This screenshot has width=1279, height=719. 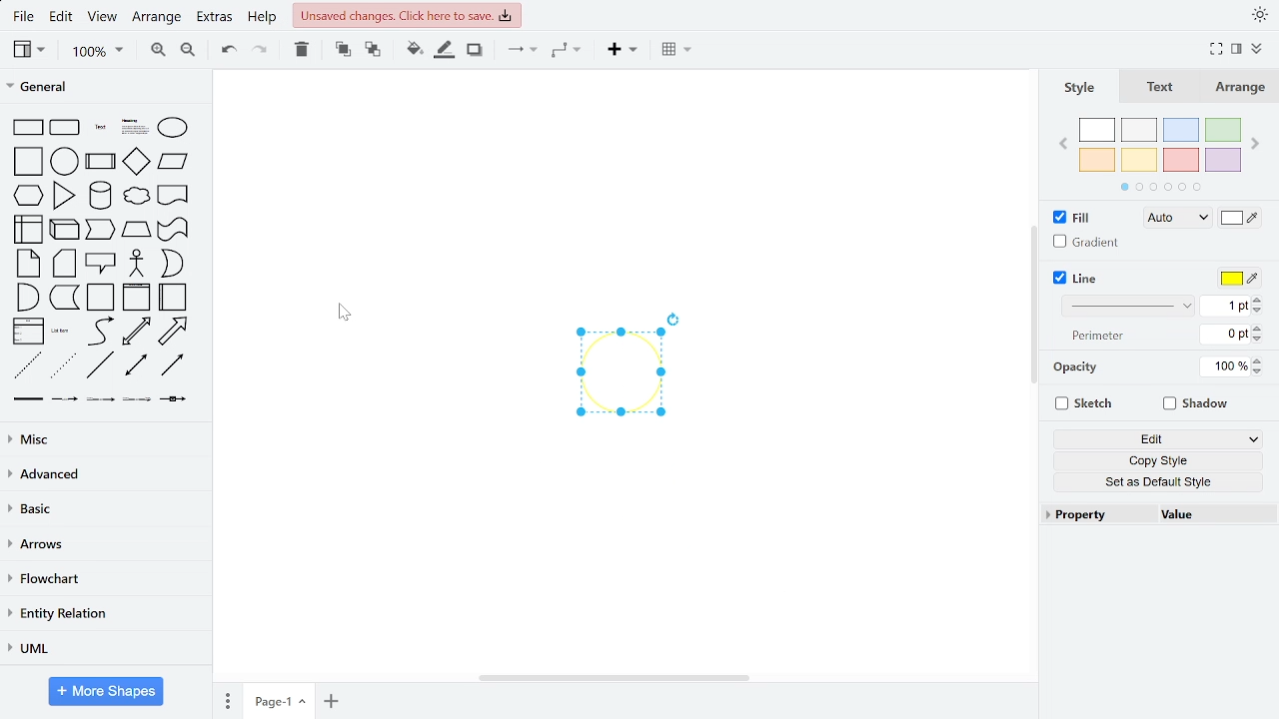 I want to click on bidirectional arrow, so click(x=135, y=333).